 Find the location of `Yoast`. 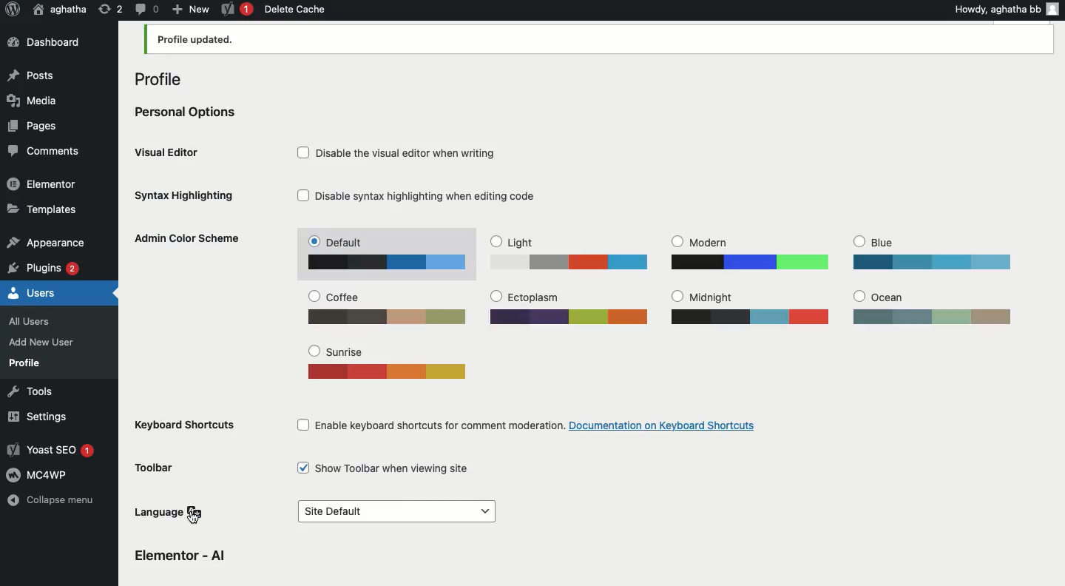

Yoast is located at coordinates (237, 10).